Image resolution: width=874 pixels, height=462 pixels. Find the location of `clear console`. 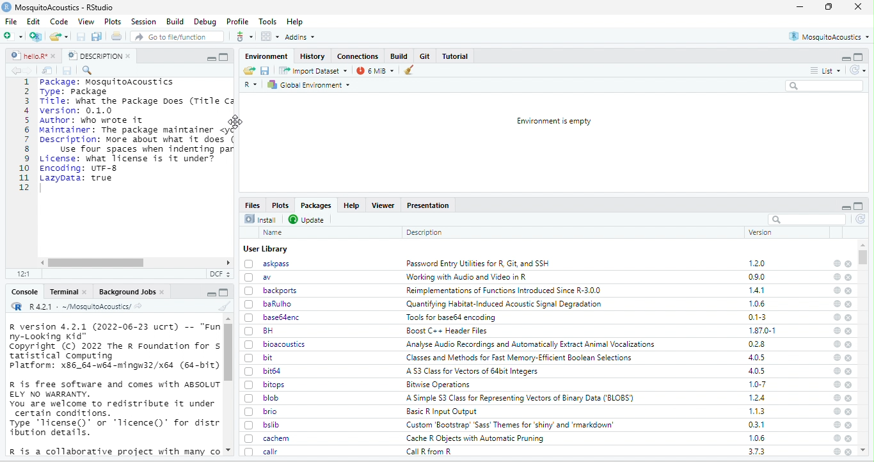

clear console is located at coordinates (224, 306).